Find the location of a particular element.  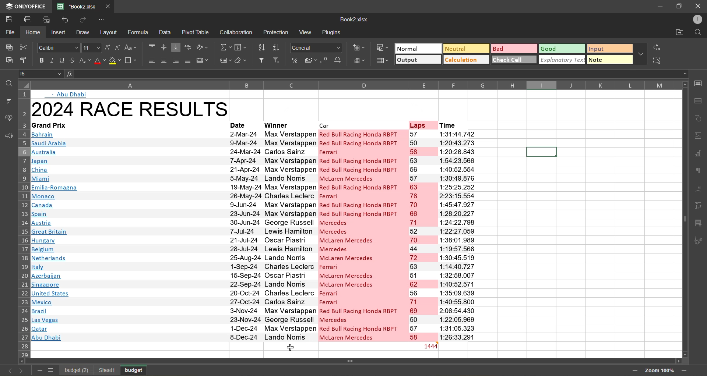

clear is located at coordinates (243, 61).